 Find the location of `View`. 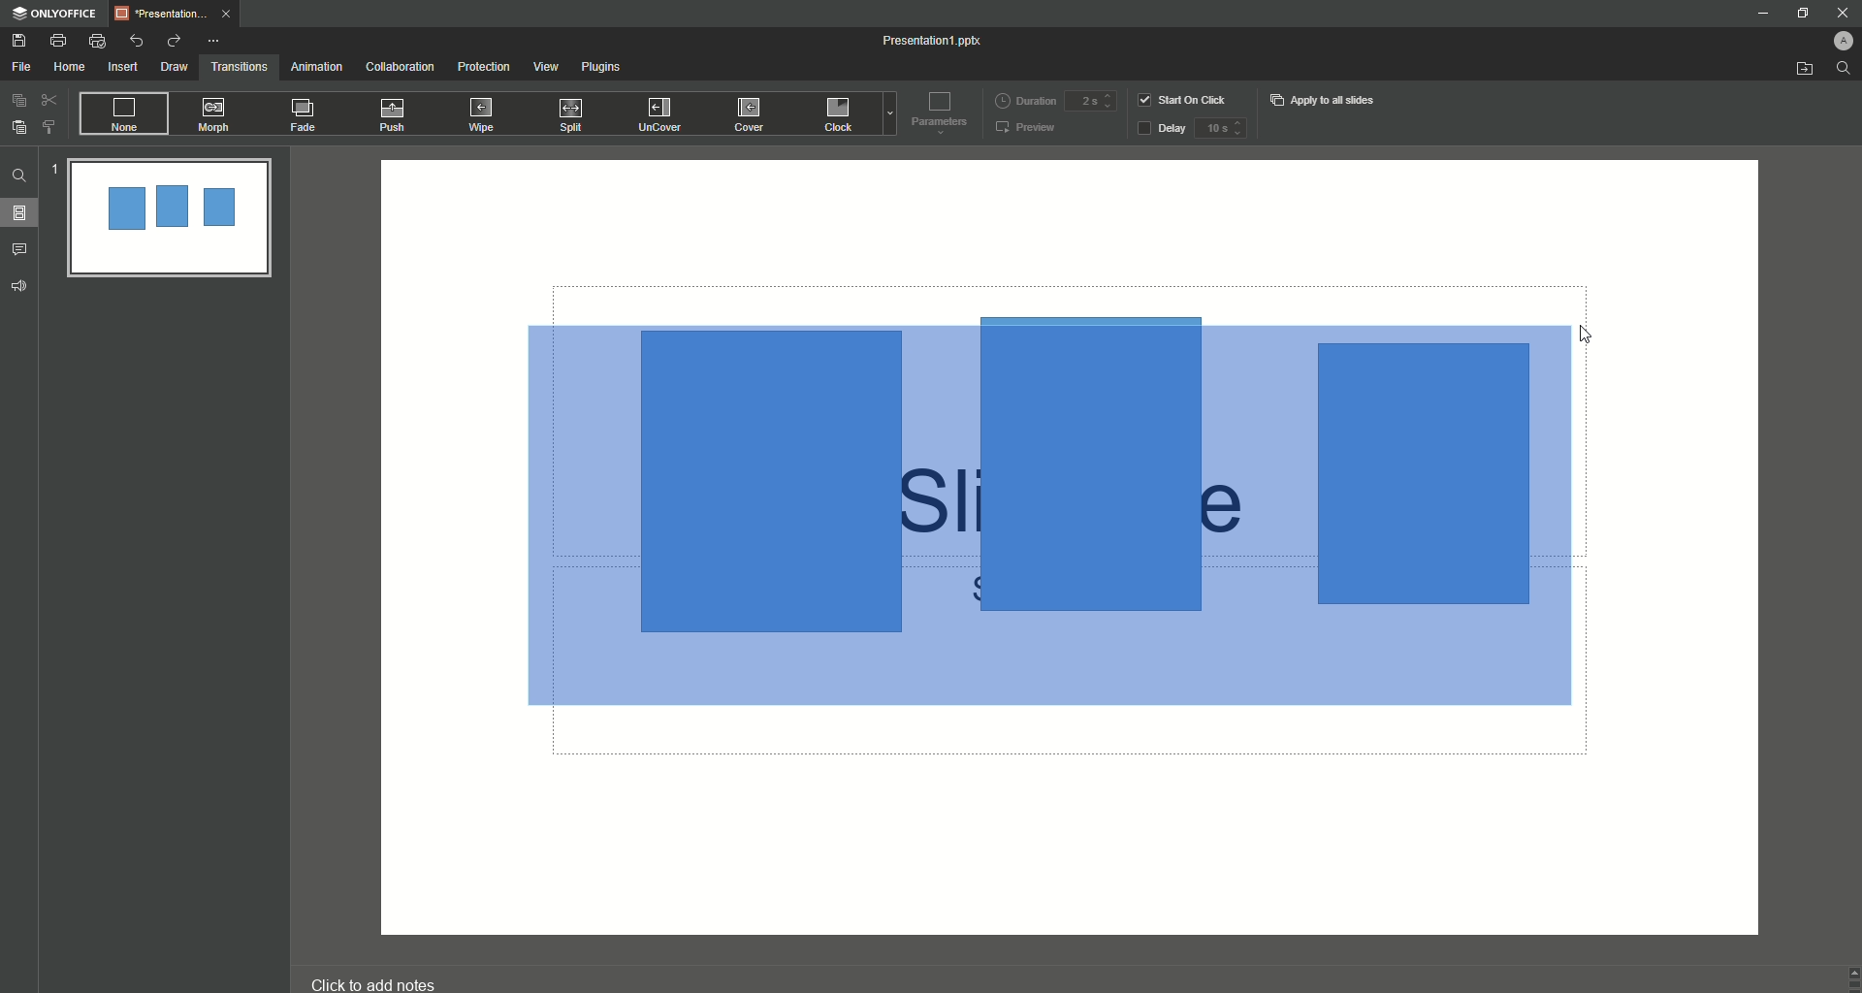

View is located at coordinates (545, 67).